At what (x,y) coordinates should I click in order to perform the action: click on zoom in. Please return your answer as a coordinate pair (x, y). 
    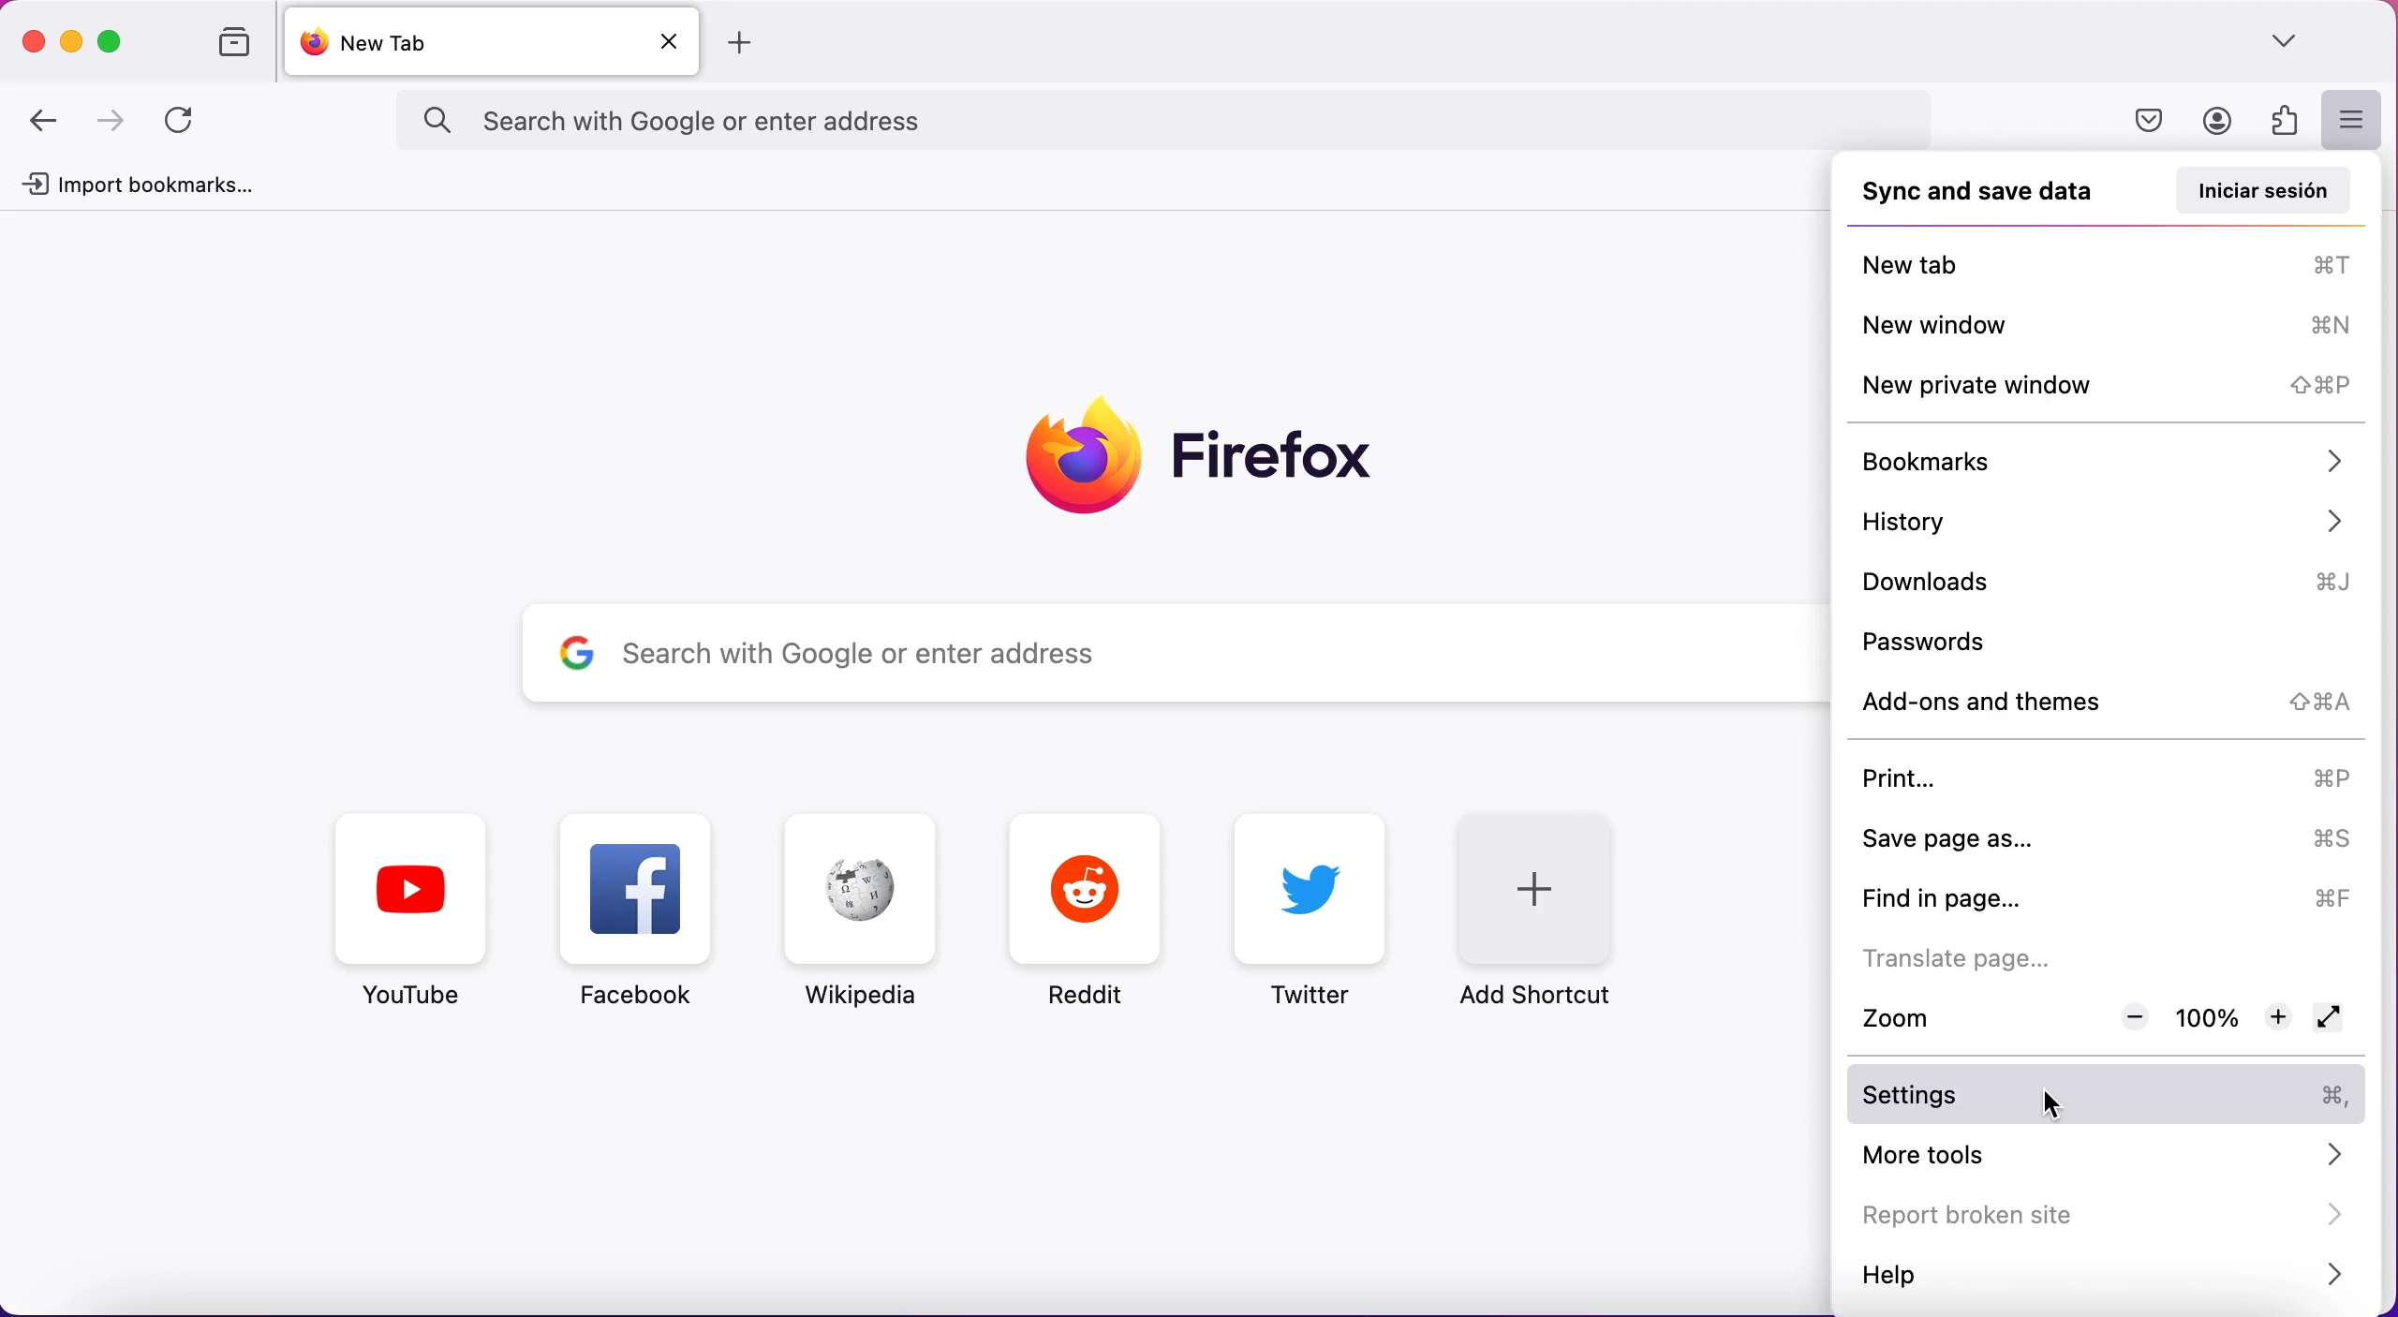
    Looking at the image, I should click on (2276, 1019).